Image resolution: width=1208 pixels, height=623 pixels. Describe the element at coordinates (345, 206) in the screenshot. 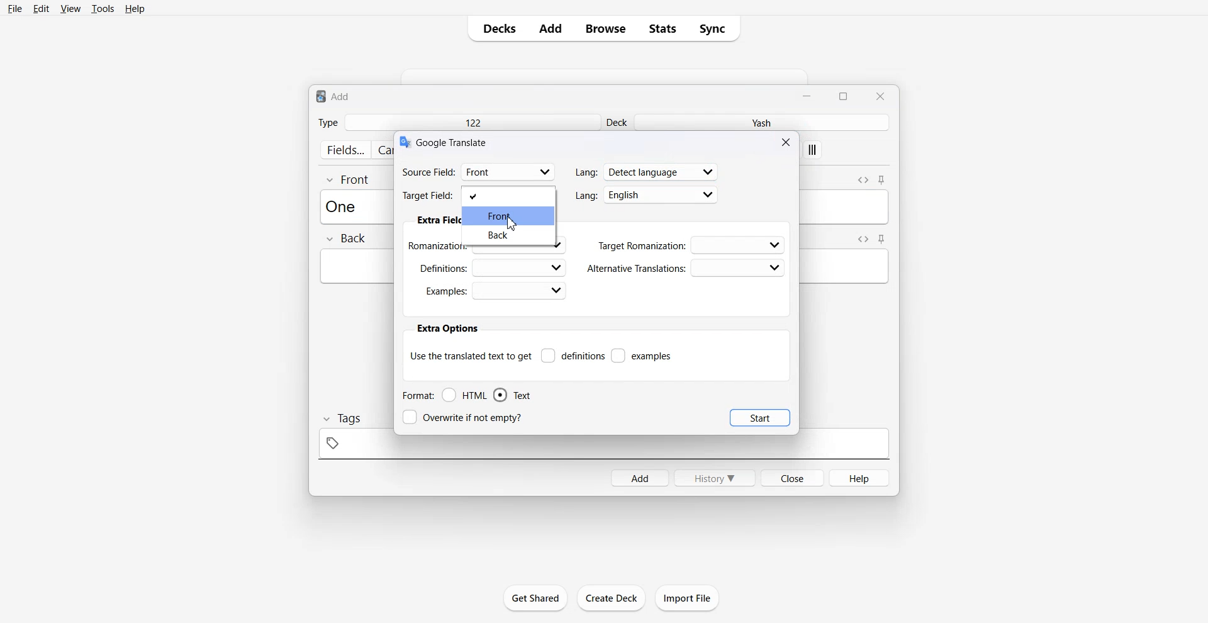

I see `Text` at that location.